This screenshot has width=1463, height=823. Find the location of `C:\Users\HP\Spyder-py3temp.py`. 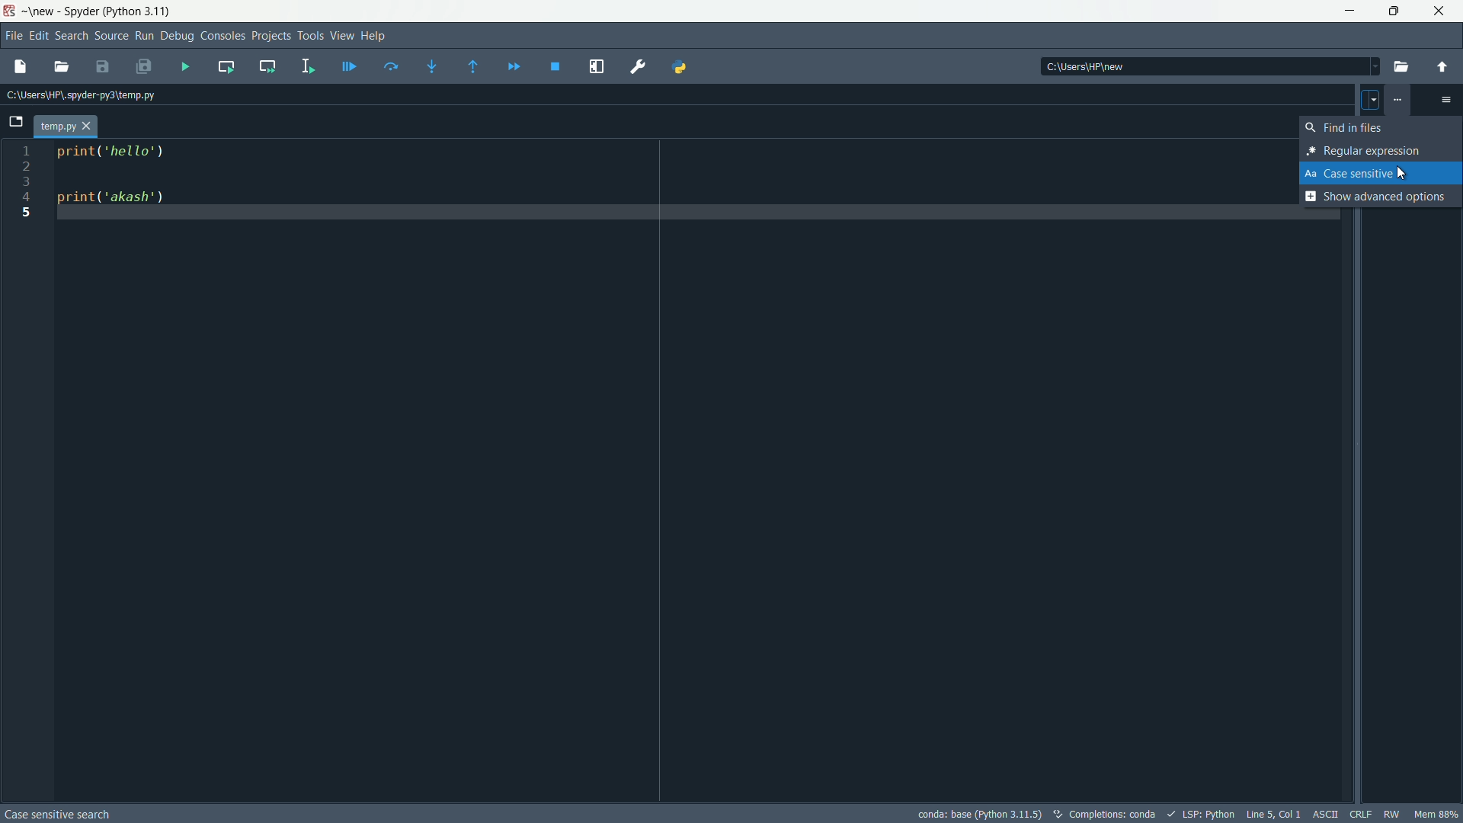

C:\Users\HP\Spyder-py3temp.py is located at coordinates (82, 94).